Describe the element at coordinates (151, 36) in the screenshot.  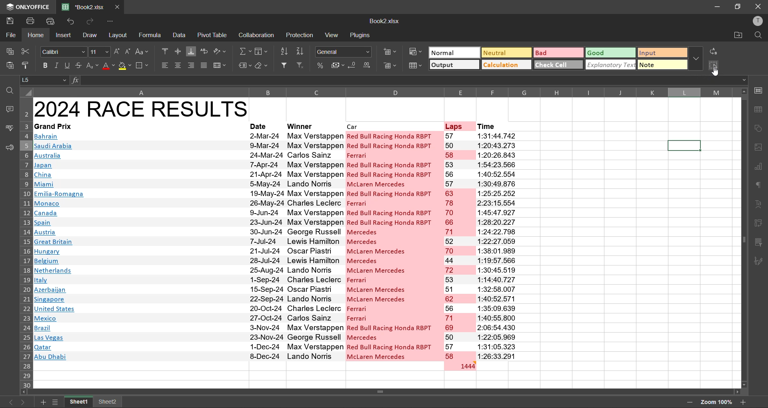
I see `formula` at that location.